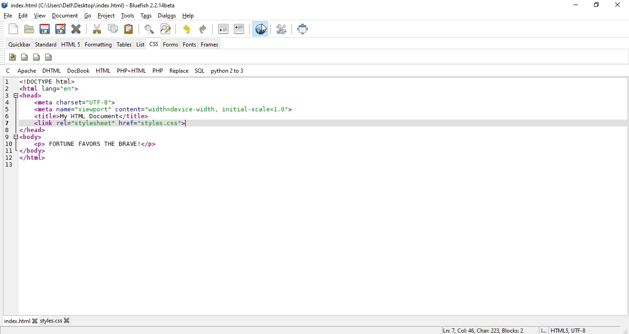  I want to click on save file as, so click(60, 28).